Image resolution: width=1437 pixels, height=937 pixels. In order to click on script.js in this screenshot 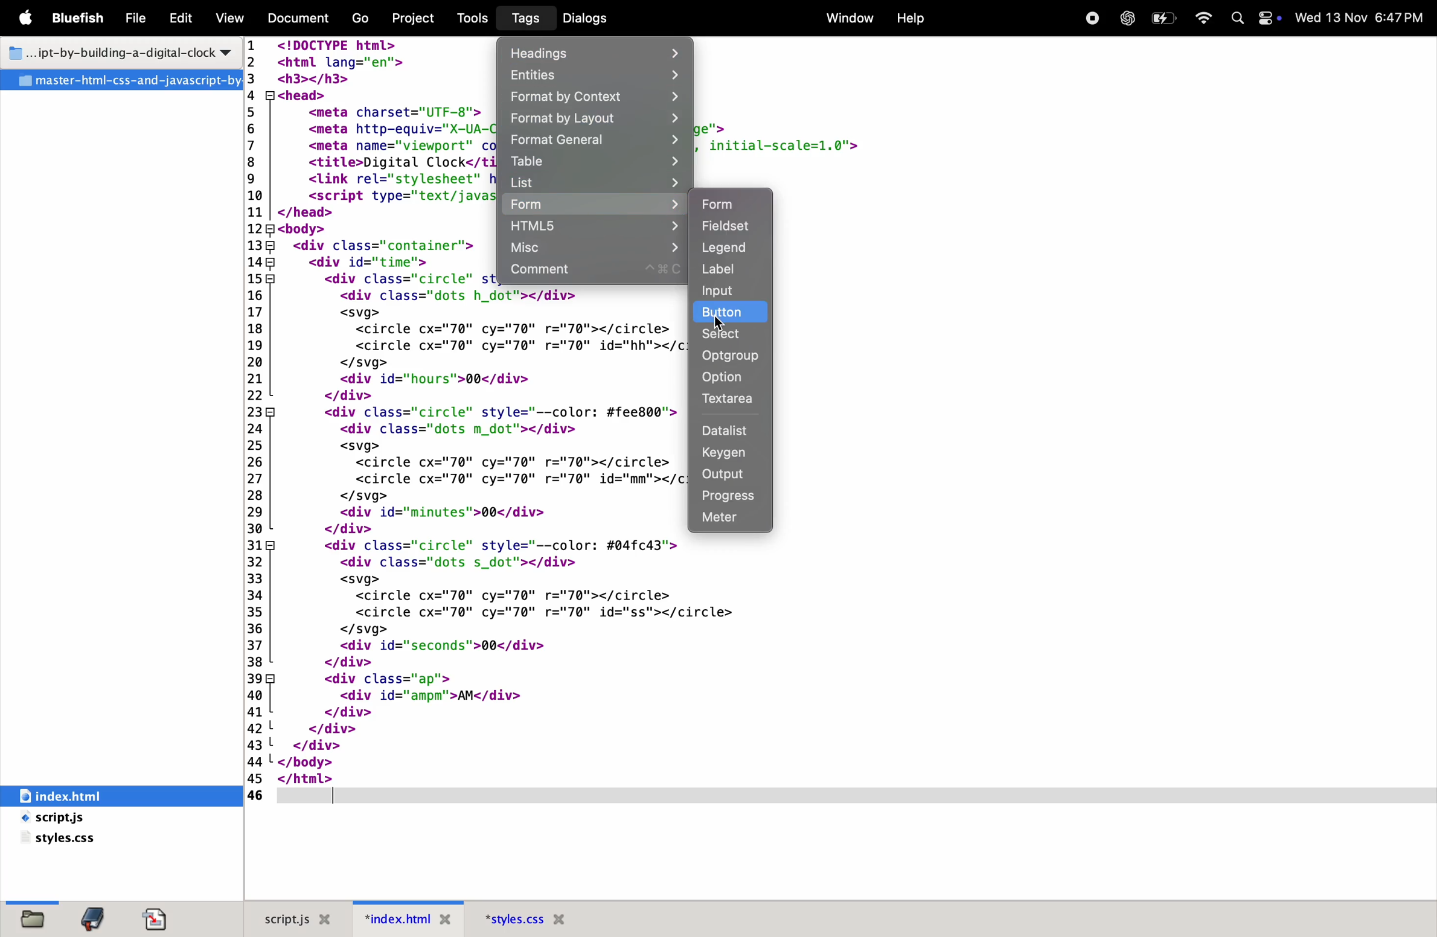, I will do `click(281, 918)`.